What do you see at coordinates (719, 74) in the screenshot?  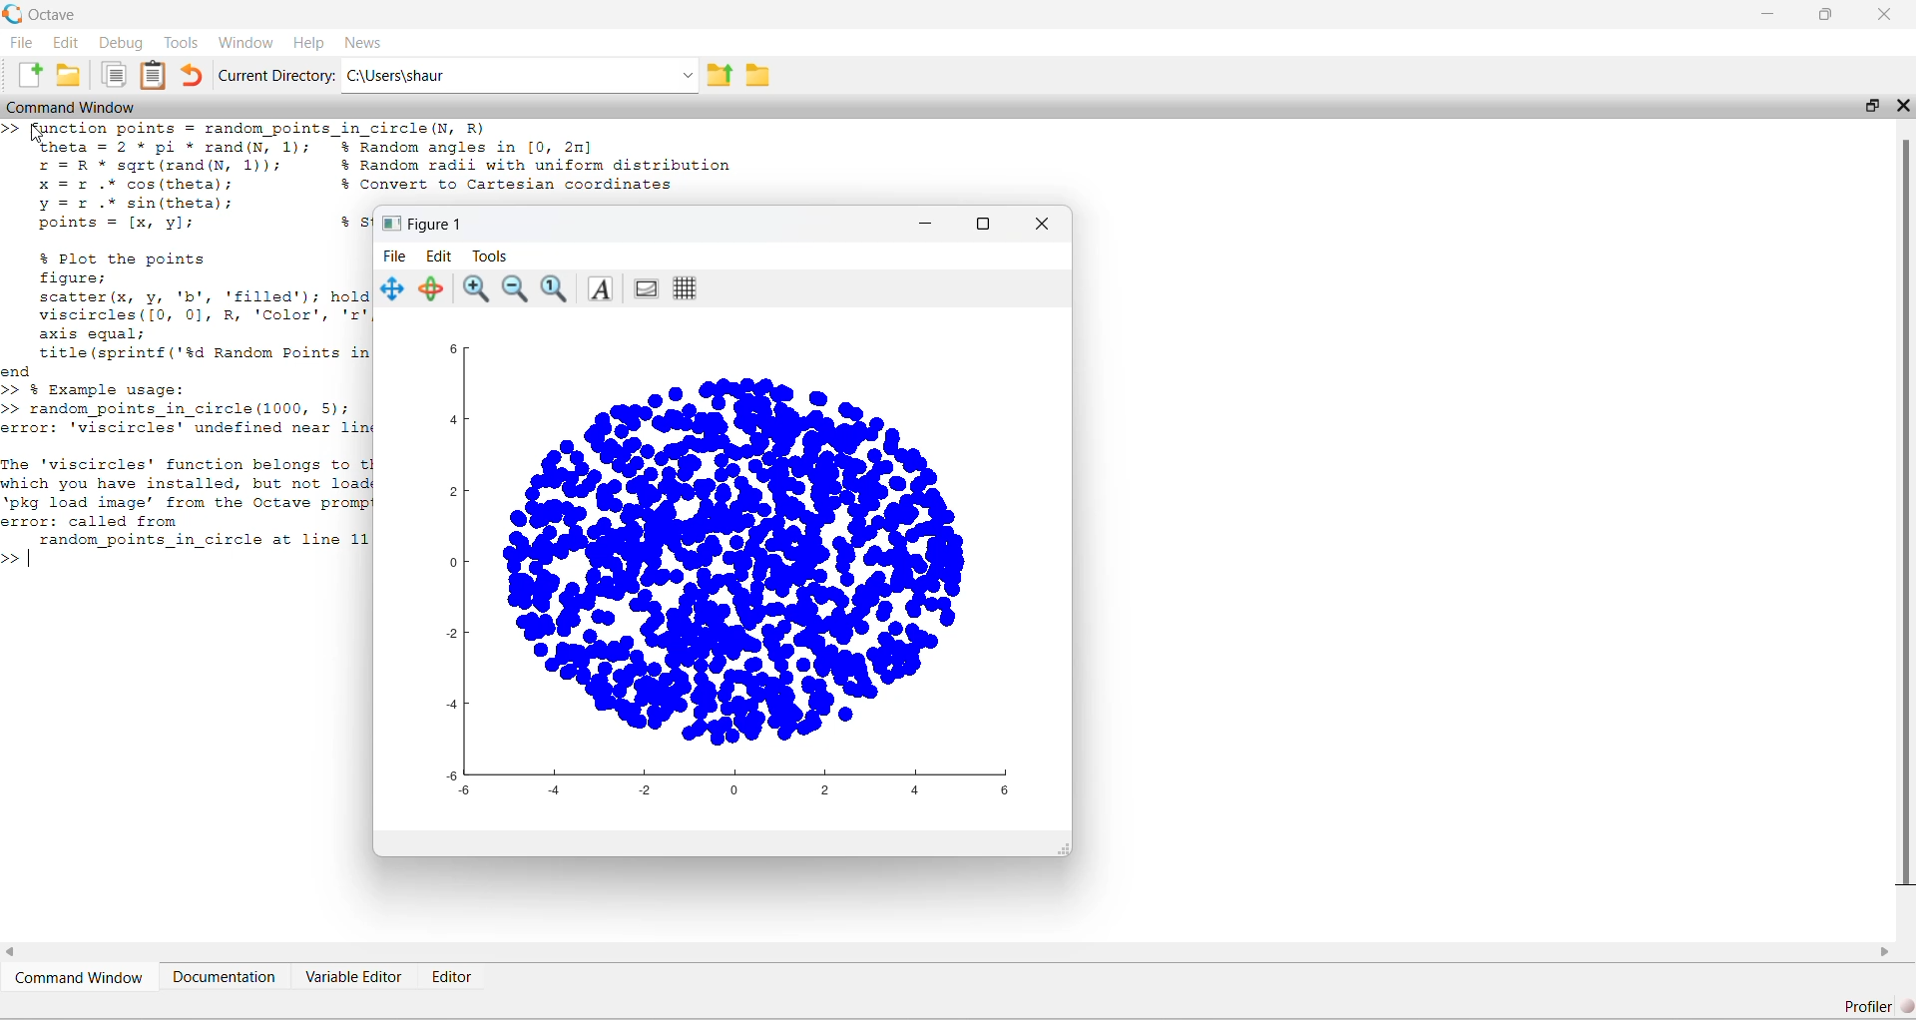 I see `One directory up` at bounding box center [719, 74].